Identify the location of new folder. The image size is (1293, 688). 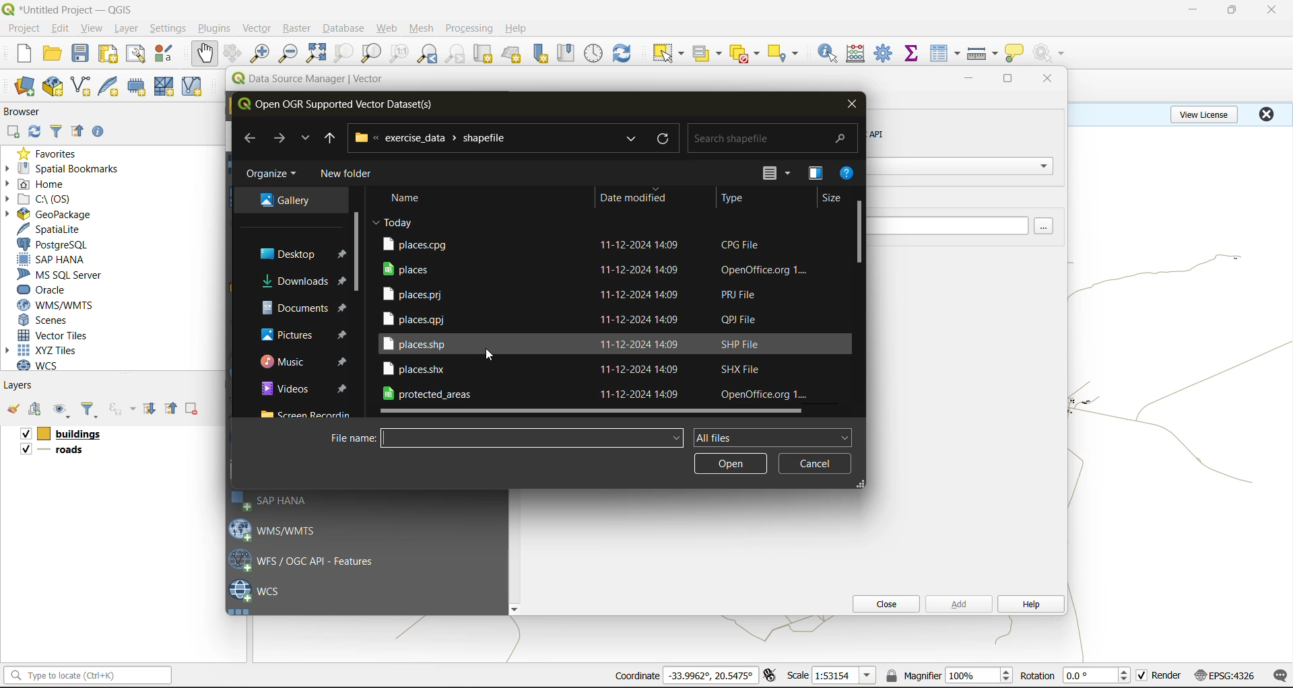
(350, 176).